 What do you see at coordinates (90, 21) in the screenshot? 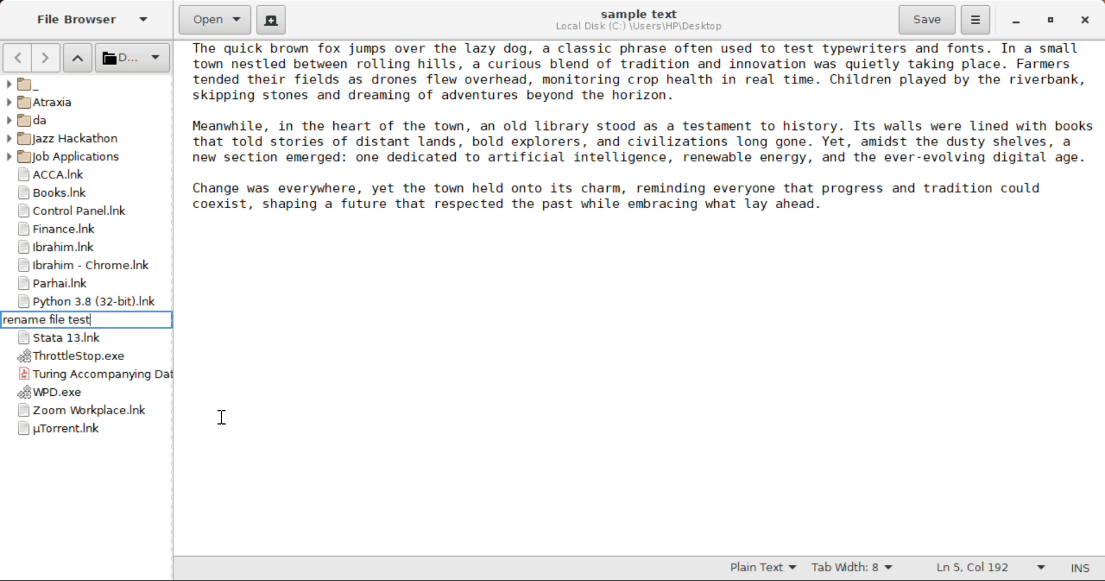
I see `File Browser Tab` at bounding box center [90, 21].